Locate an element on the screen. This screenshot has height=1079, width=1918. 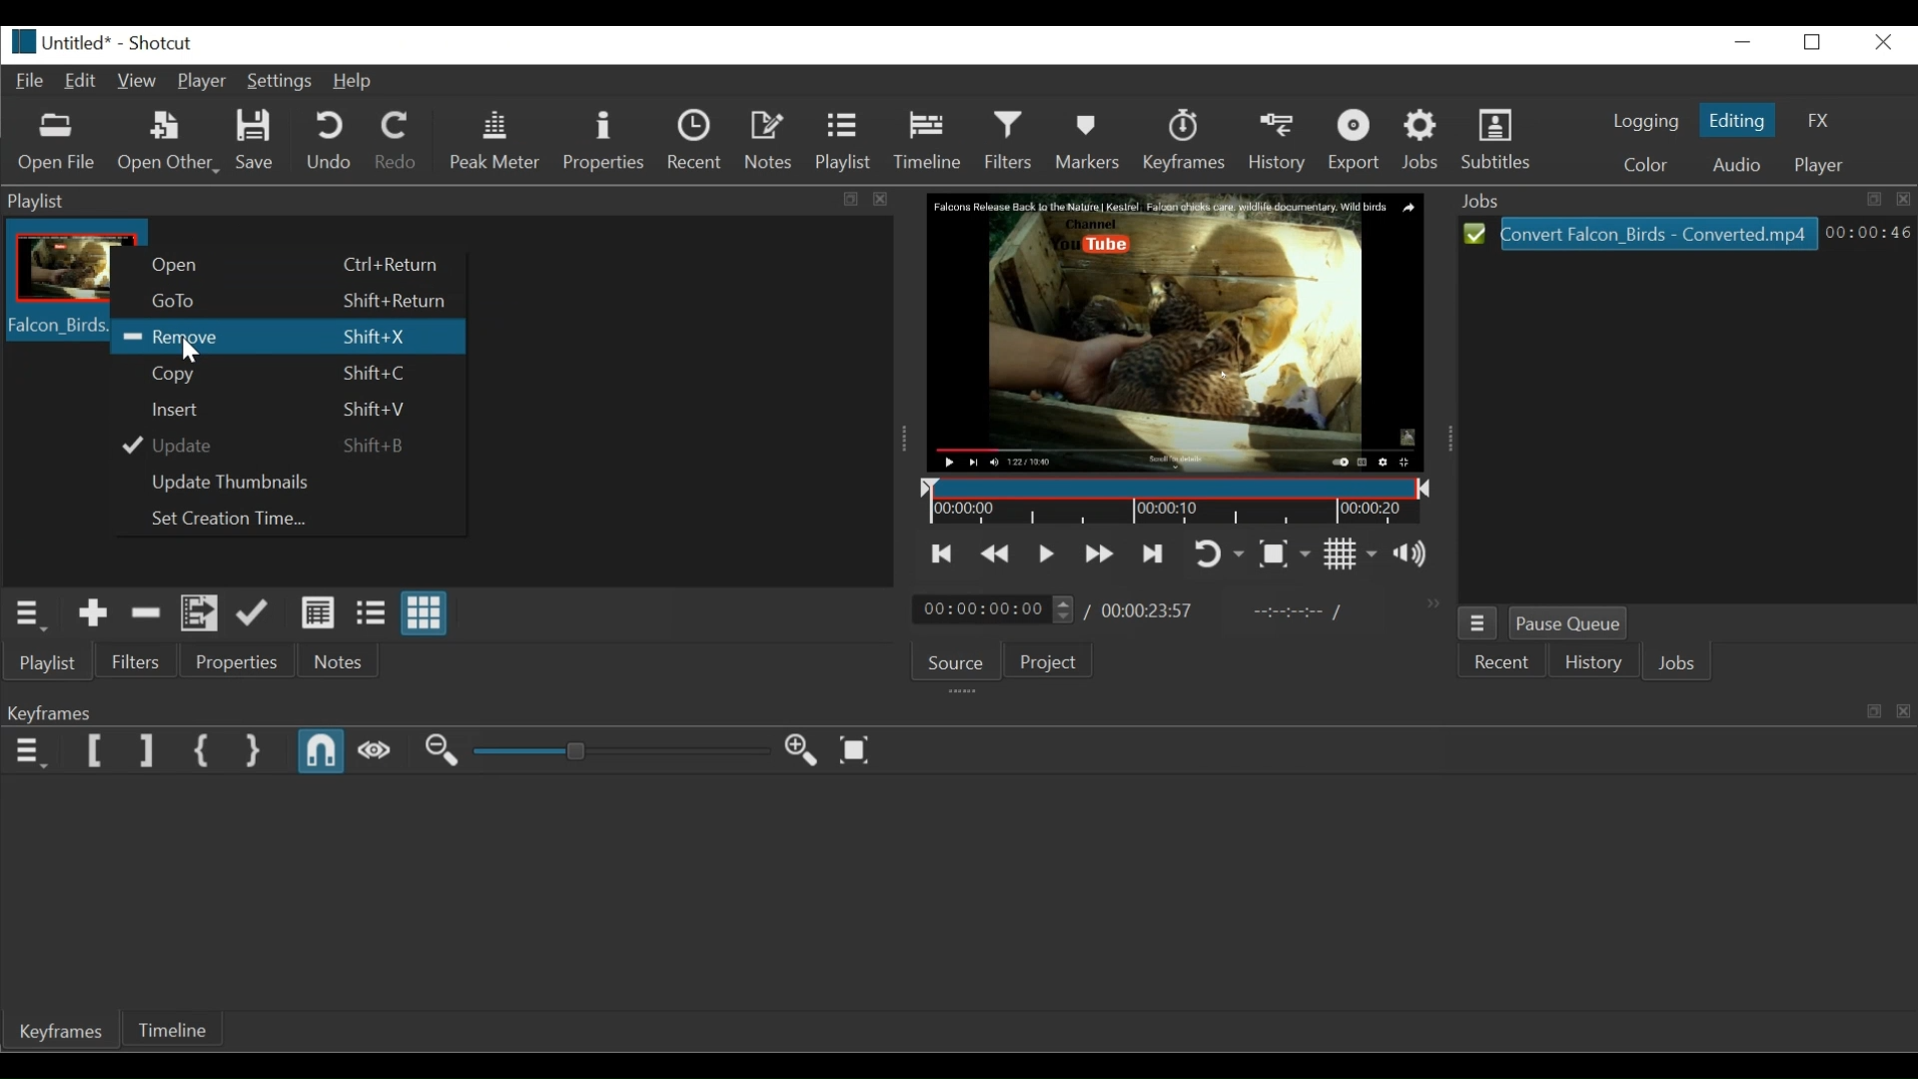
Update thumbnails is located at coordinates (284, 481).